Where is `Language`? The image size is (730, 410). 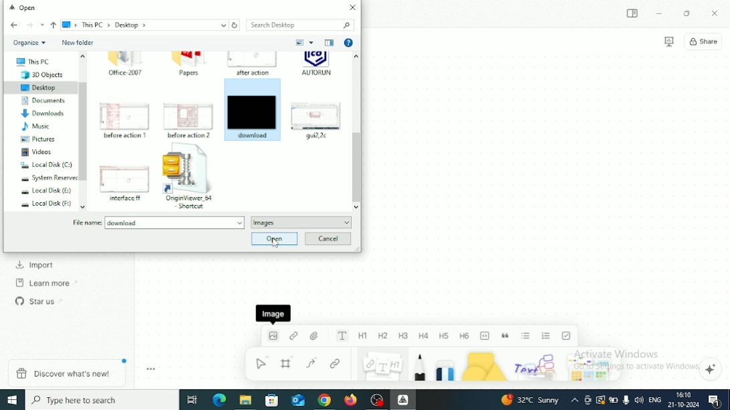 Language is located at coordinates (655, 399).